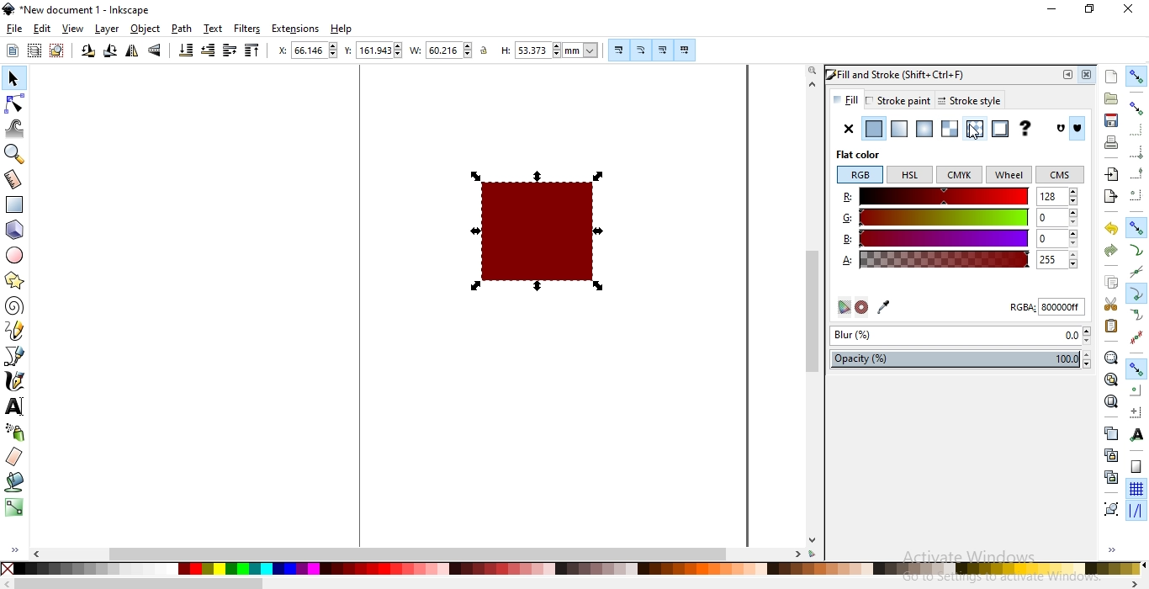 Image resolution: width=1149 pixels, height=589 pixels. I want to click on snap nodes, paths and handles, so click(1136, 369).